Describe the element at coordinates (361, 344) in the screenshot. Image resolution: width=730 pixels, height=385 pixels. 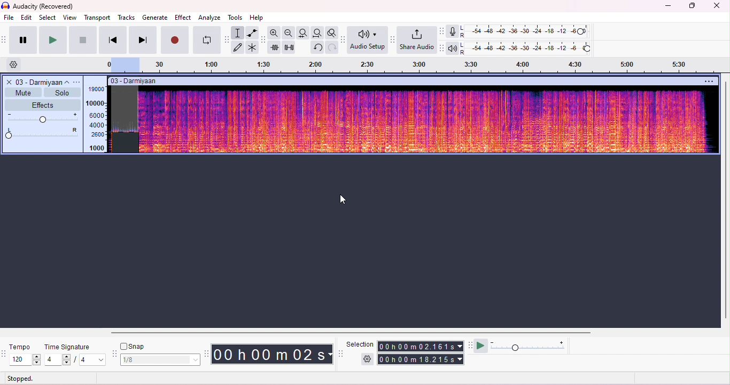
I see `selection` at that location.